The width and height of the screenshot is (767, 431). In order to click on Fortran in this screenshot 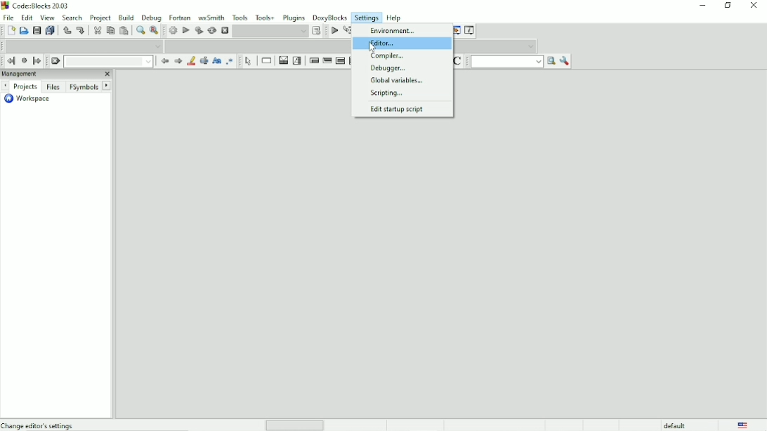, I will do `click(179, 16)`.